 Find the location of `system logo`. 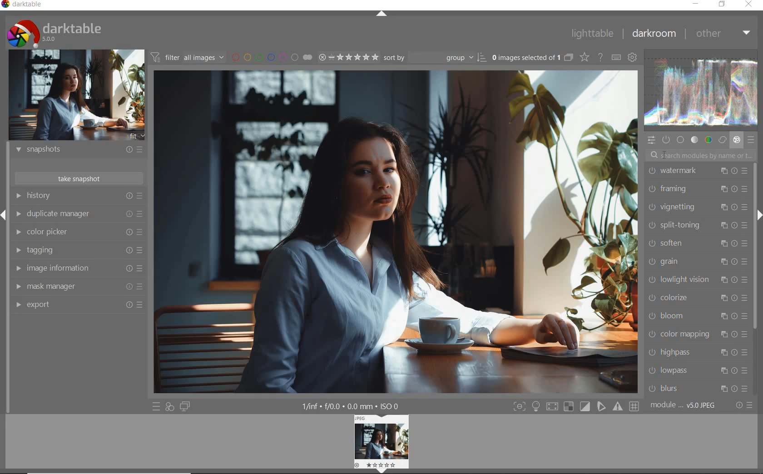

system logo is located at coordinates (55, 33).